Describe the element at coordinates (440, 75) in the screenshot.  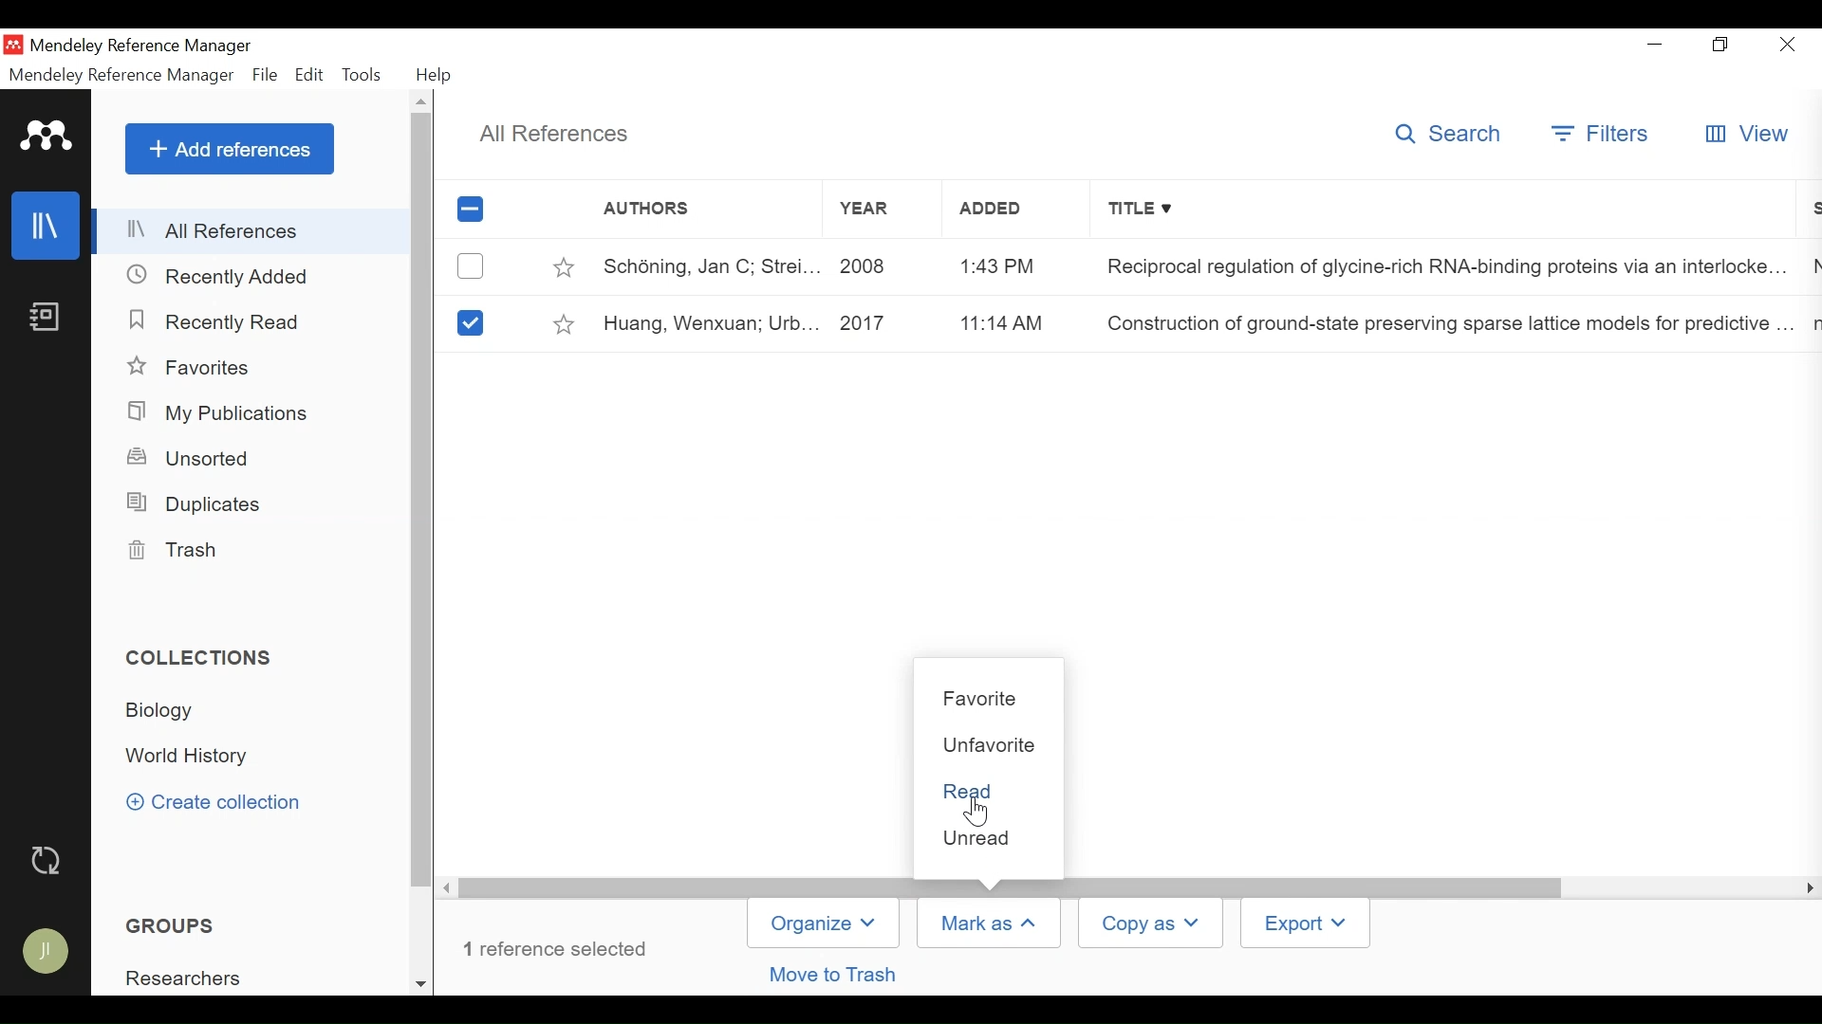
I see `Help` at that location.